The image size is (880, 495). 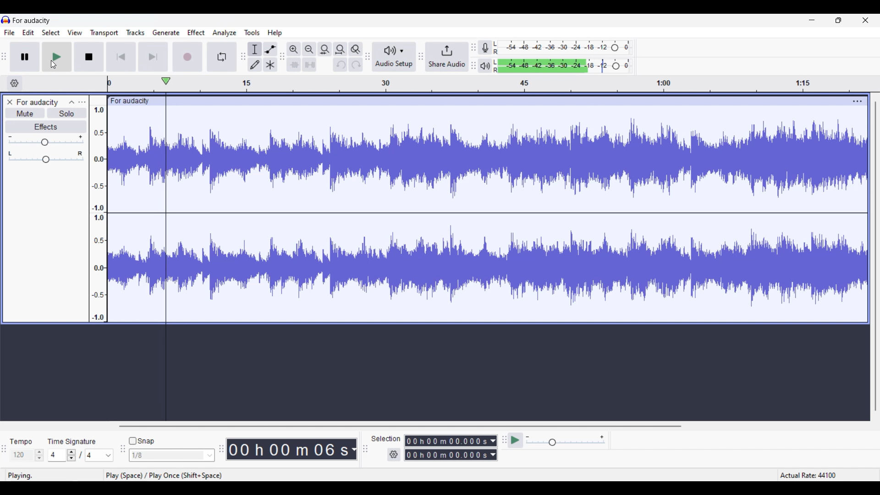 What do you see at coordinates (356, 49) in the screenshot?
I see `Zoom toggle` at bounding box center [356, 49].